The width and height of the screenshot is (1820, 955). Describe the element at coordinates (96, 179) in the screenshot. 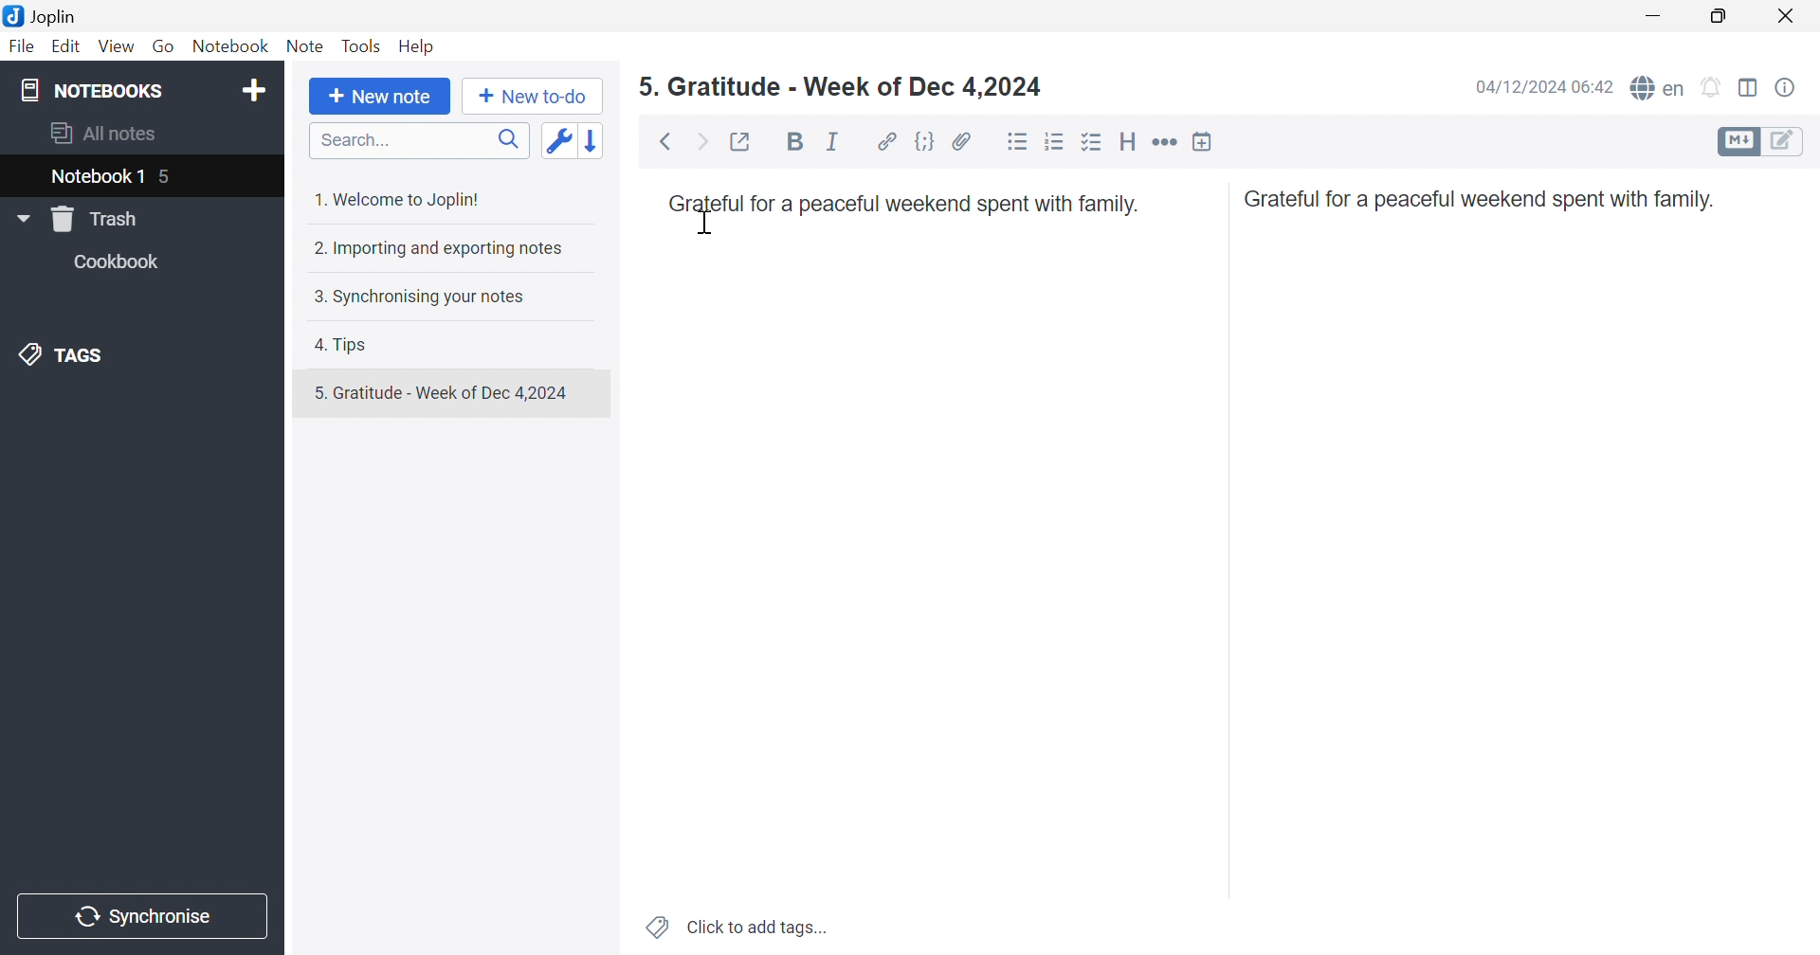

I see `Notebook 1` at that location.